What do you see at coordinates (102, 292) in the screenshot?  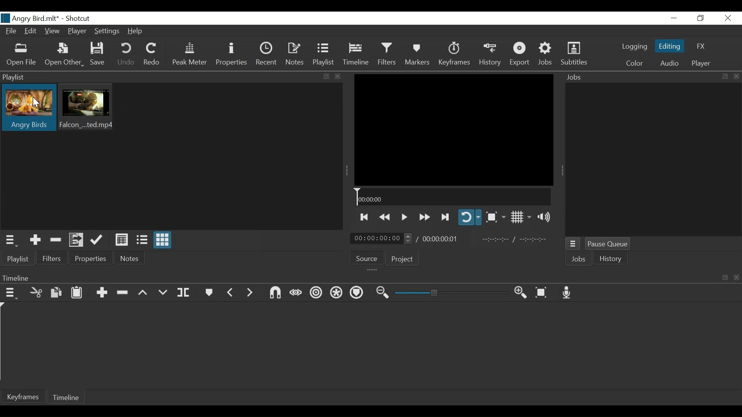 I see `Append` at bounding box center [102, 292].